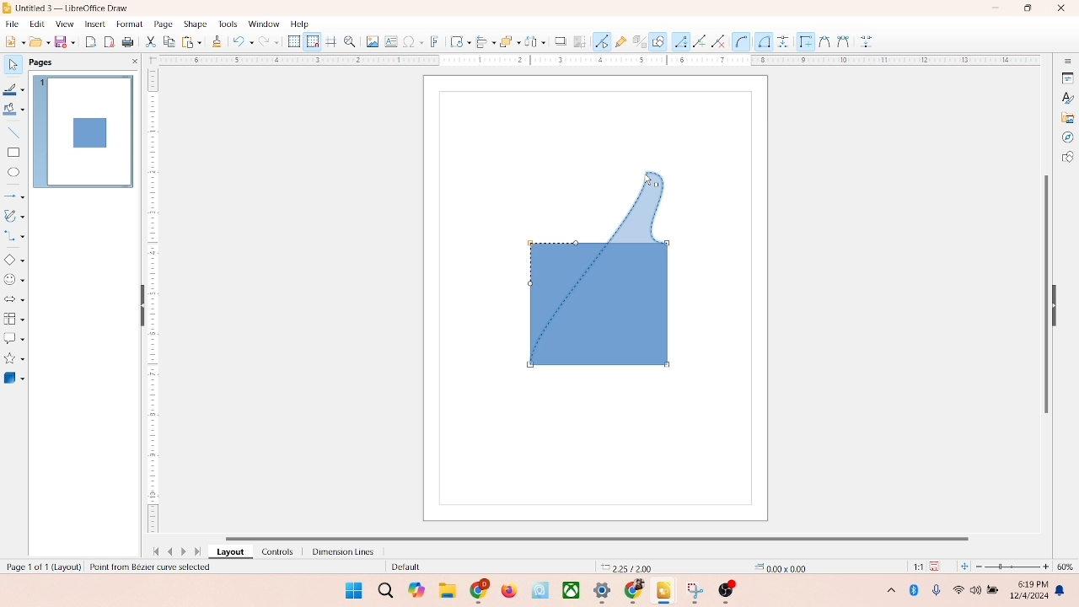 The width and height of the screenshot is (1079, 607). What do you see at coordinates (243, 43) in the screenshot?
I see `undo` at bounding box center [243, 43].